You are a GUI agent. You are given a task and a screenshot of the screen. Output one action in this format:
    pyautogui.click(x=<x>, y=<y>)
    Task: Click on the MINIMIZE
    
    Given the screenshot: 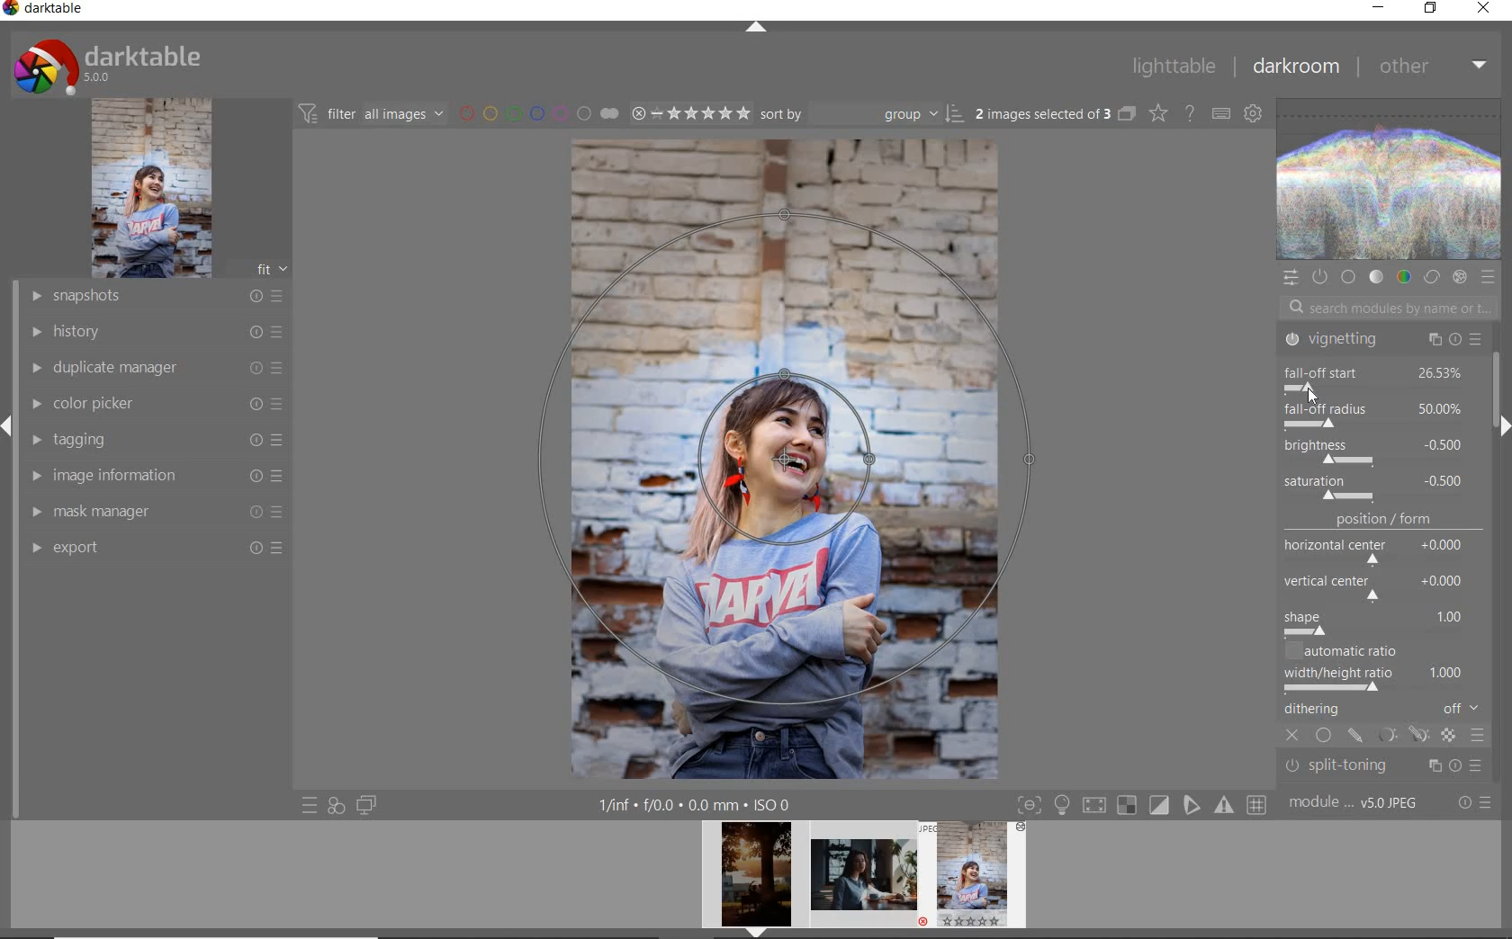 What is the action you would take?
    pyautogui.click(x=1378, y=8)
    